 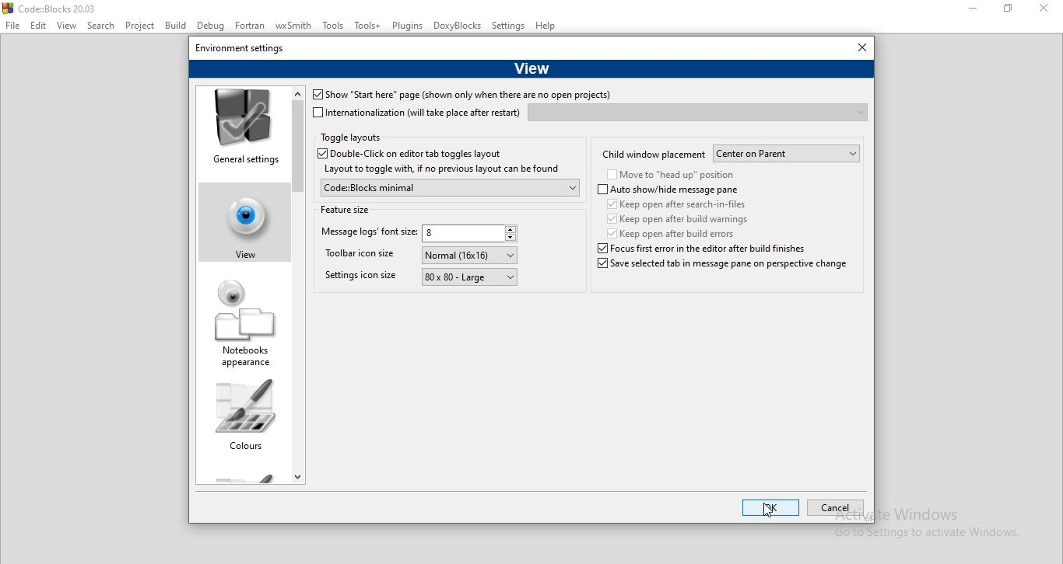 What do you see at coordinates (421, 154) in the screenshot?
I see `Double-Click on editor tab toggles layout` at bounding box center [421, 154].